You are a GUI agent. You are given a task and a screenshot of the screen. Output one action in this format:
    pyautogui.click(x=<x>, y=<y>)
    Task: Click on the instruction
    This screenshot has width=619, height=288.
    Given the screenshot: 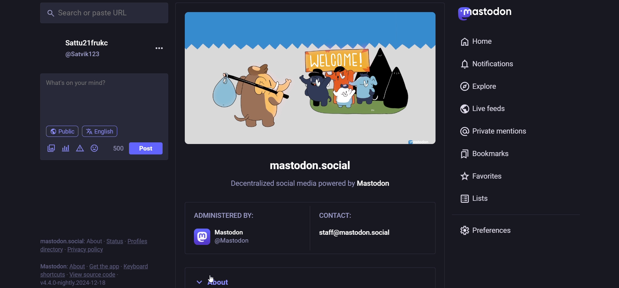 What is the action you would take?
    pyautogui.click(x=311, y=185)
    